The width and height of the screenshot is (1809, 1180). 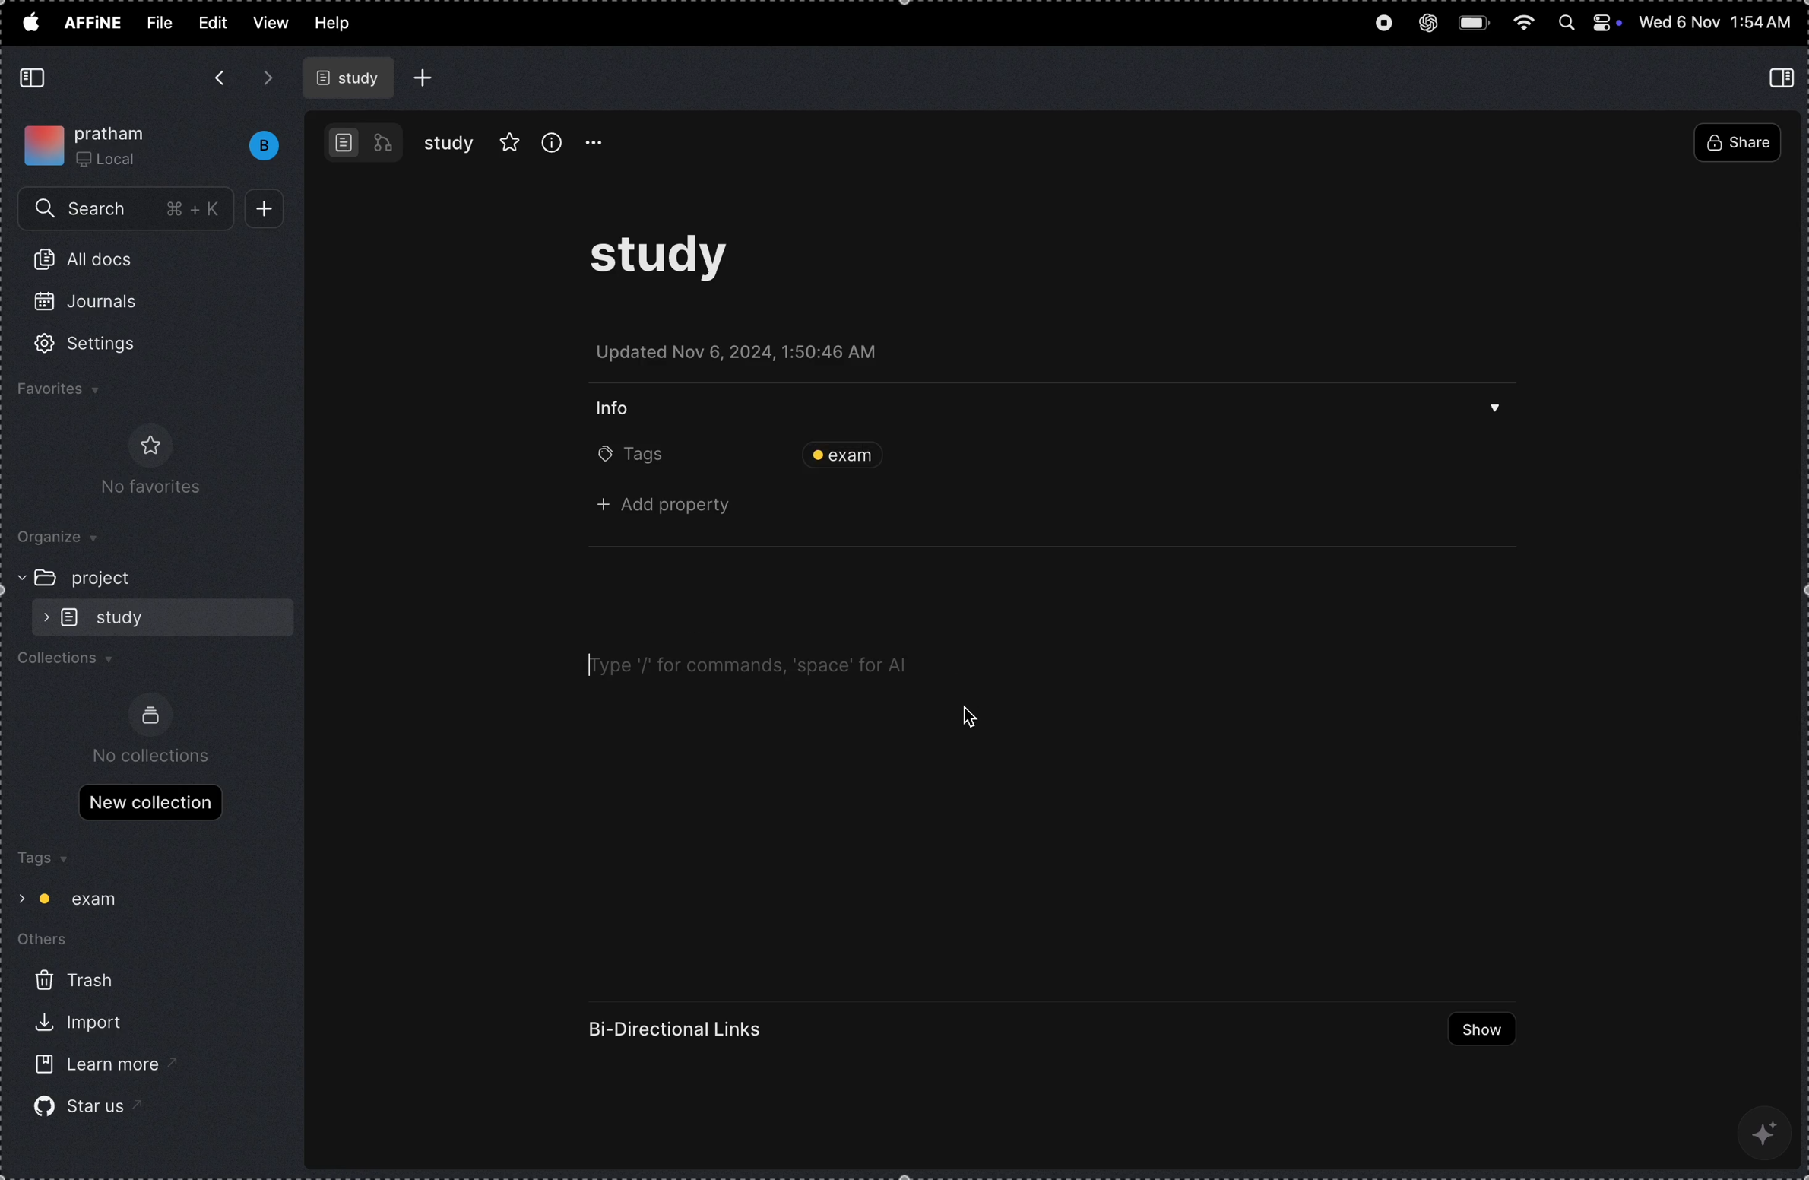 What do you see at coordinates (125, 616) in the screenshot?
I see `sub folder study` at bounding box center [125, 616].